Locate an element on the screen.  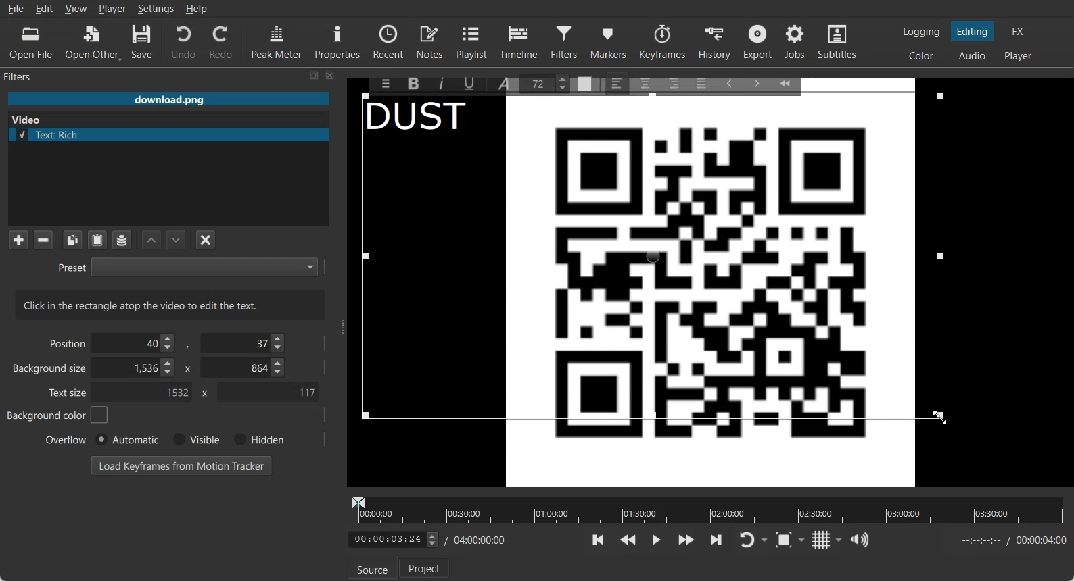
End time  is located at coordinates (1010, 540).